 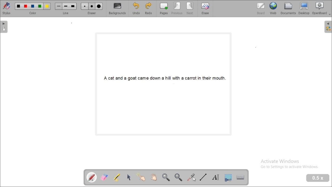 What do you see at coordinates (90, 178) in the screenshot?
I see `annotate document` at bounding box center [90, 178].